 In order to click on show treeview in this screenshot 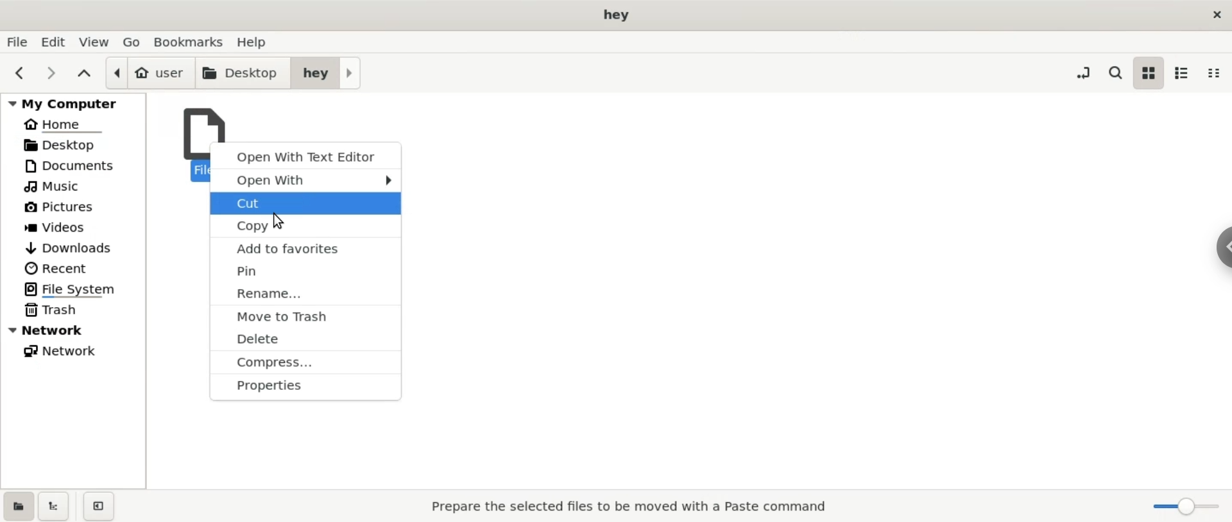, I will do `click(56, 507)`.